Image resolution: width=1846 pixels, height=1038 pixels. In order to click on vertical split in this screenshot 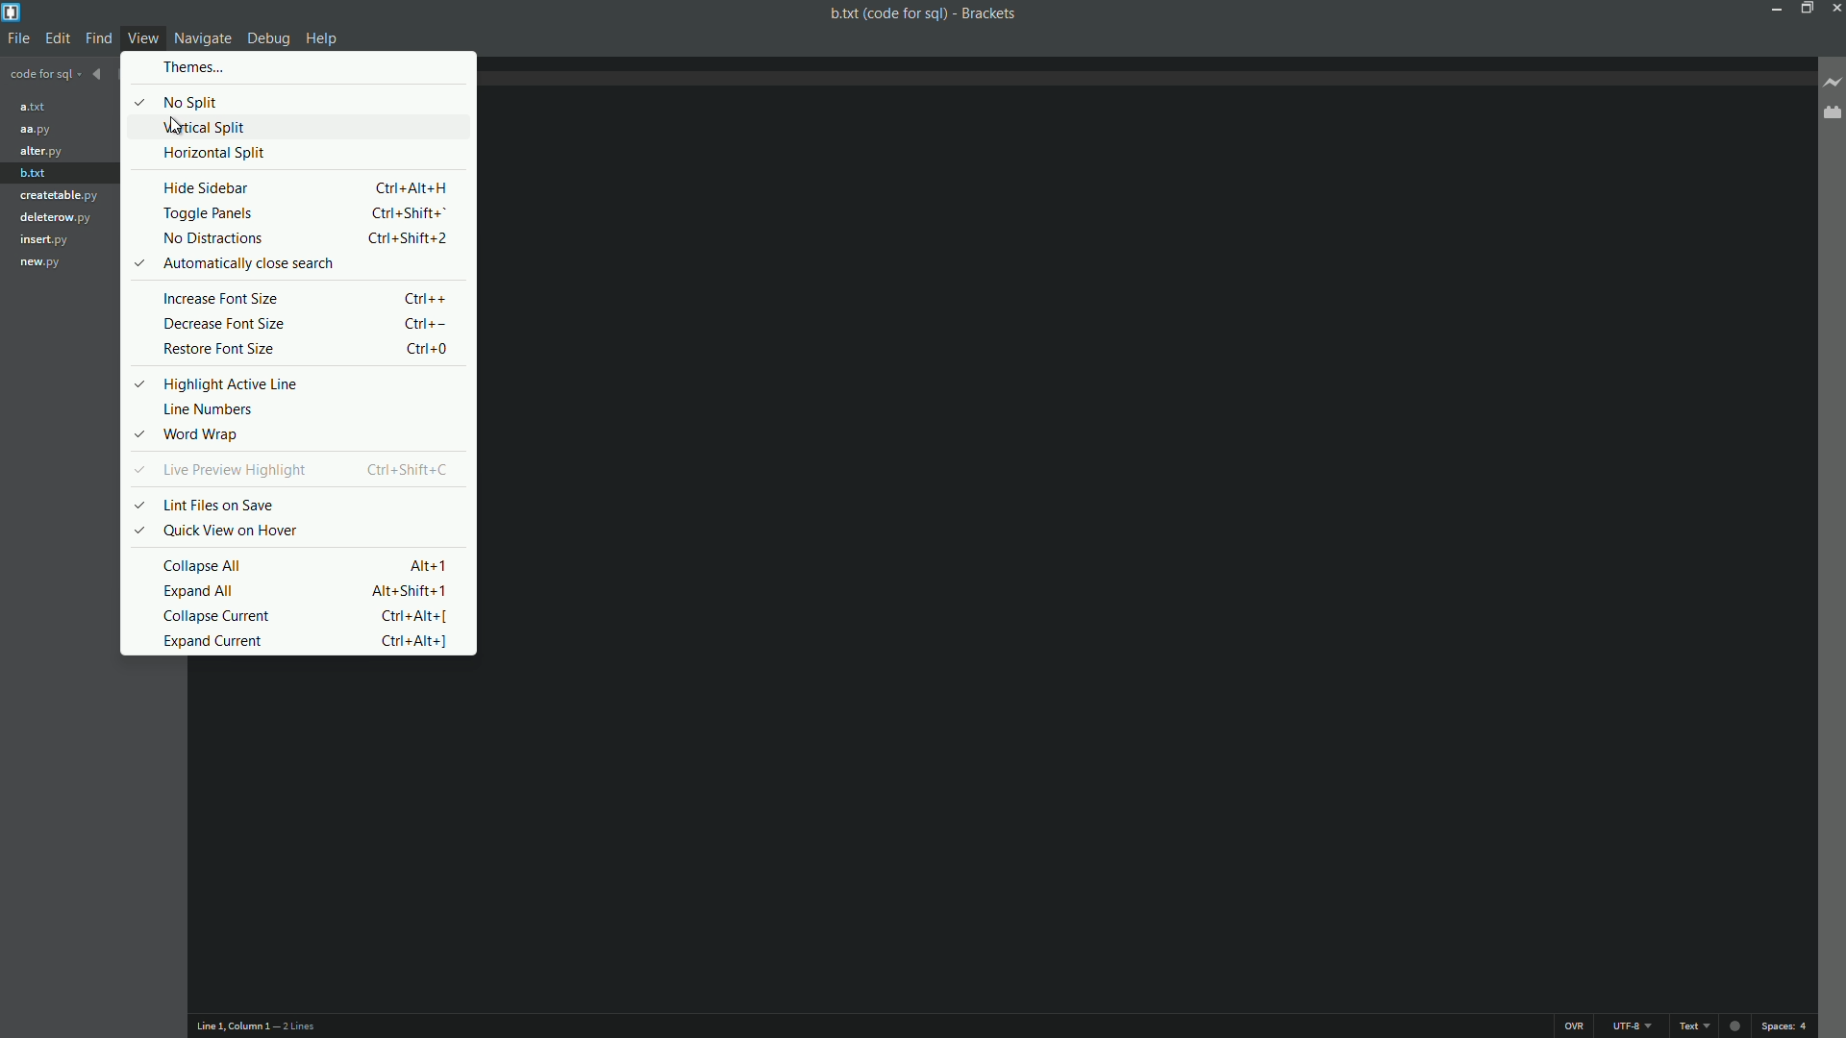, I will do `click(302, 128)`.